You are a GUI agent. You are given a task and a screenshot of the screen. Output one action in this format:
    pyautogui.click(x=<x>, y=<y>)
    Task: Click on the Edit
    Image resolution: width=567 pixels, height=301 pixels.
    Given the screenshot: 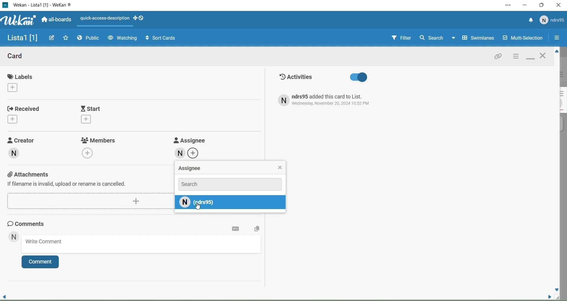 What is the action you would take?
    pyautogui.click(x=52, y=38)
    